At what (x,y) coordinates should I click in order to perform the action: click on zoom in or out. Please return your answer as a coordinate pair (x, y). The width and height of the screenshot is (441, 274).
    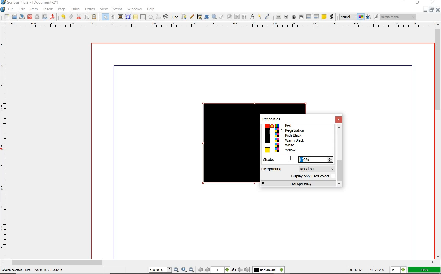
    Looking at the image, I should click on (214, 17).